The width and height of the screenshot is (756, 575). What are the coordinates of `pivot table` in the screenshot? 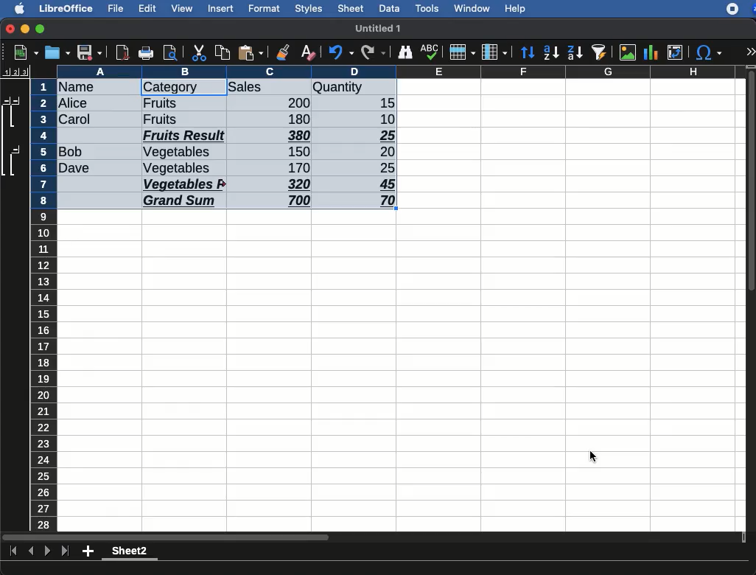 It's located at (675, 52).